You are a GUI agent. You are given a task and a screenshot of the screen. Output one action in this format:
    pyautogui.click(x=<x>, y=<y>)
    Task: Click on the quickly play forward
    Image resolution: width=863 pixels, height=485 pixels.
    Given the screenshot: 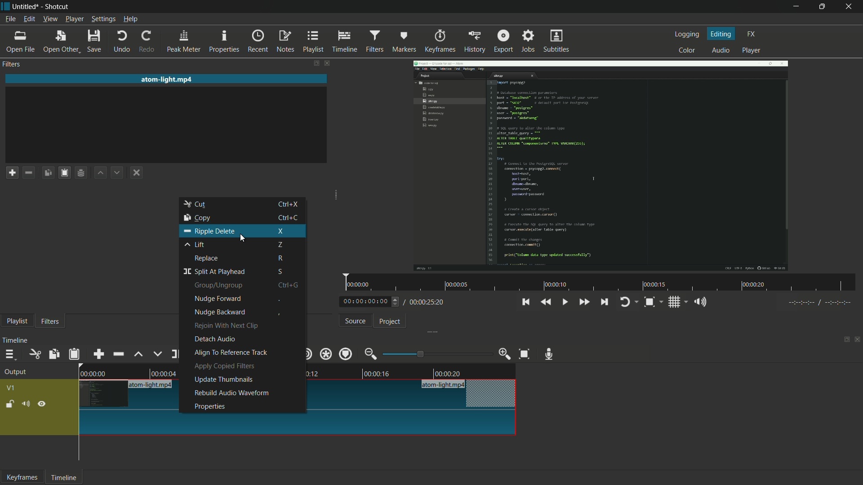 What is the action you would take?
    pyautogui.click(x=582, y=302)
    